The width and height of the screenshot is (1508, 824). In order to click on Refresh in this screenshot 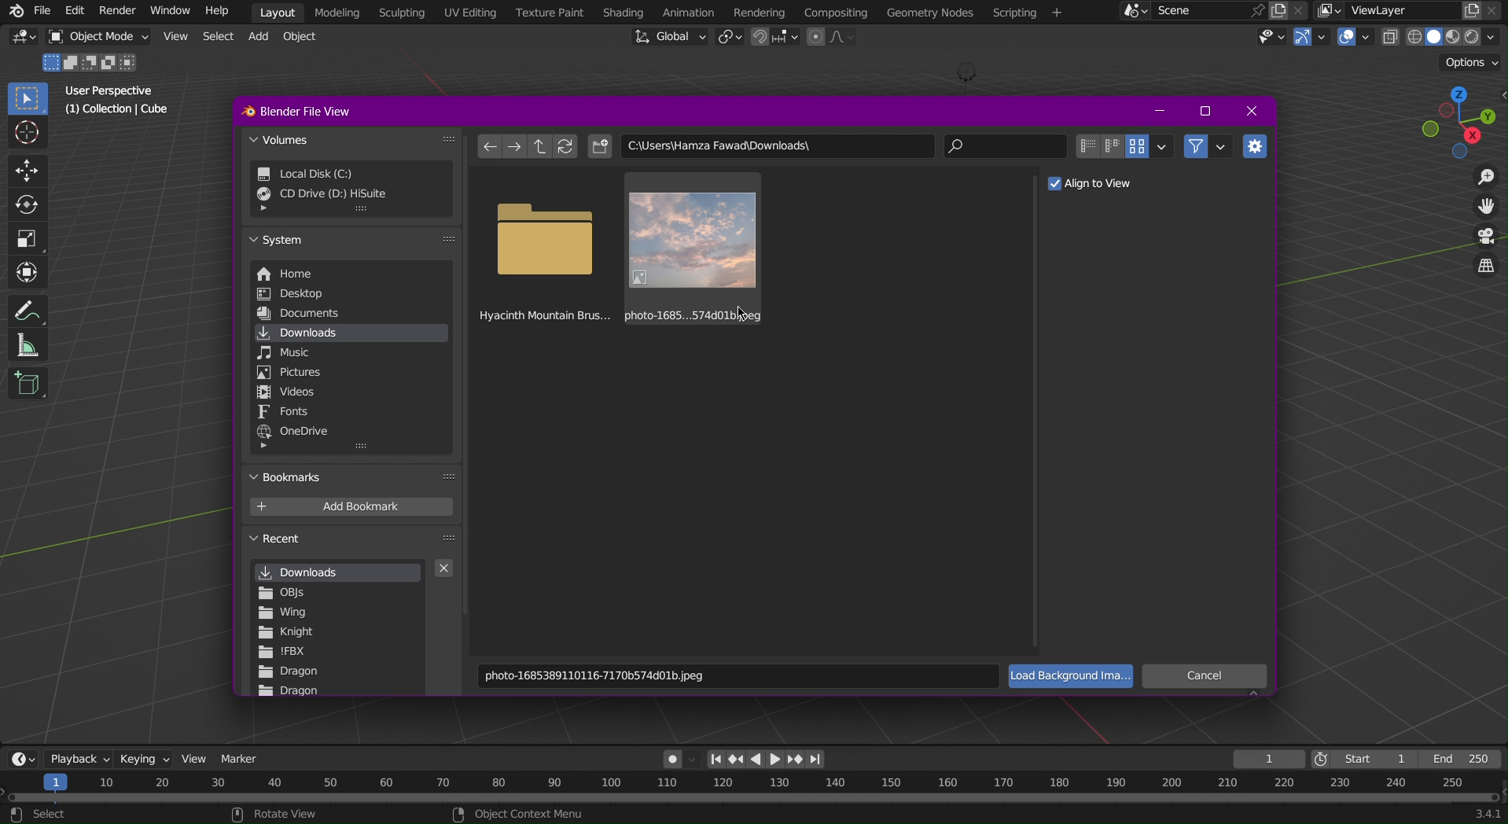, I will do `click(564, 146)`.